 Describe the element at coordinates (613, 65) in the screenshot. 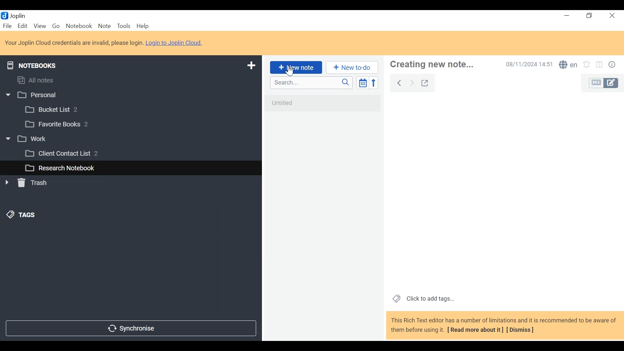

I see `Note properties` at that location.